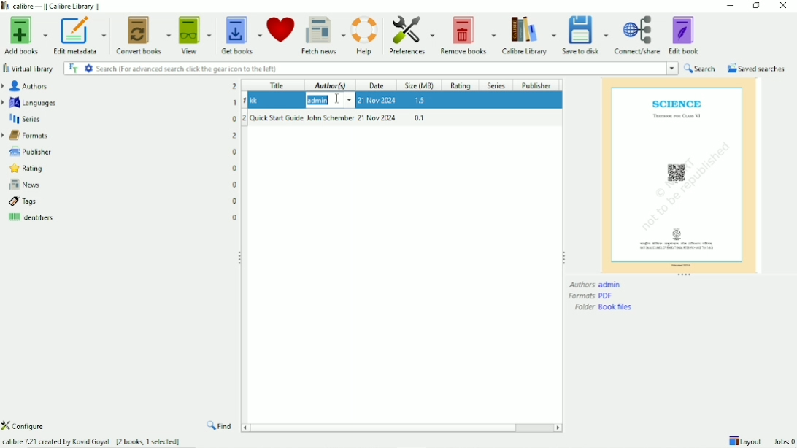 Image resolution: width=797 pixels, height=448 pixels. I want to click on Authors, so click(596, 284).